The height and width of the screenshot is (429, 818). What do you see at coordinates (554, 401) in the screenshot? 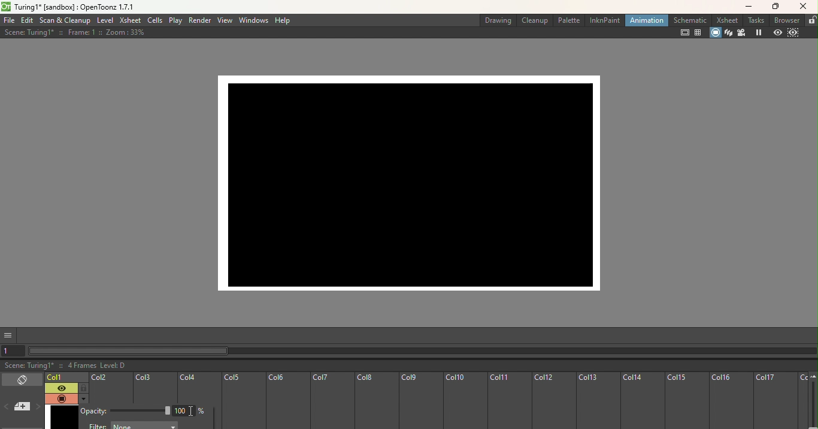
I see `Col12` at bounding box center [554, 401].